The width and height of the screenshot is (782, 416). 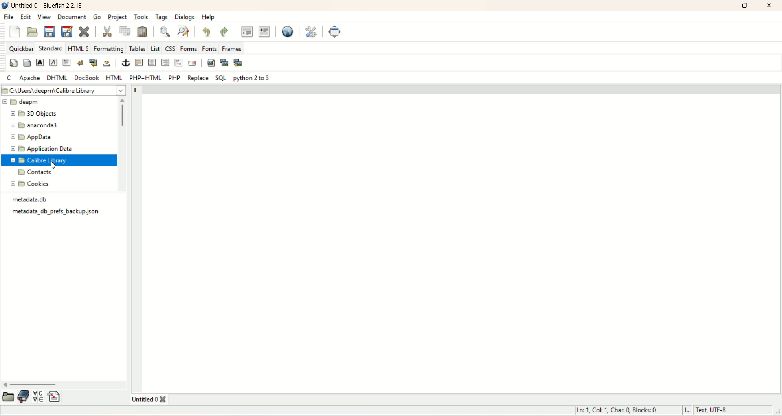 What do you see at coordinates (93, 62) in the screenshot?
I see `break and clear` at bounding box center [93, 62].